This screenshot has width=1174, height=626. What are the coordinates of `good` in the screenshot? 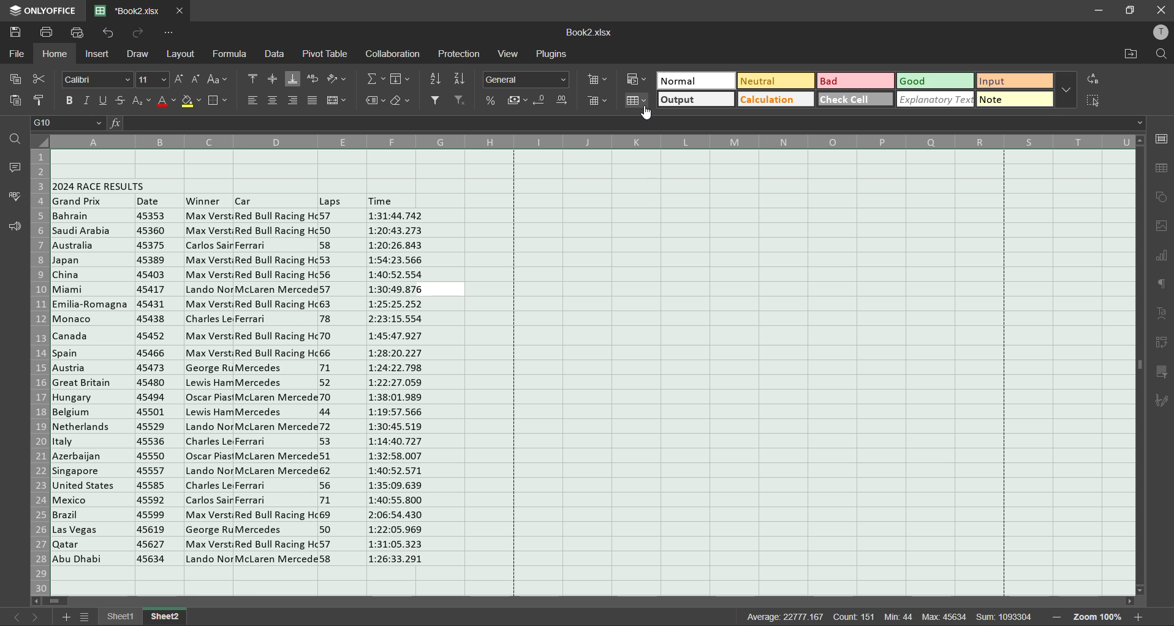 It's located at (935, 81).